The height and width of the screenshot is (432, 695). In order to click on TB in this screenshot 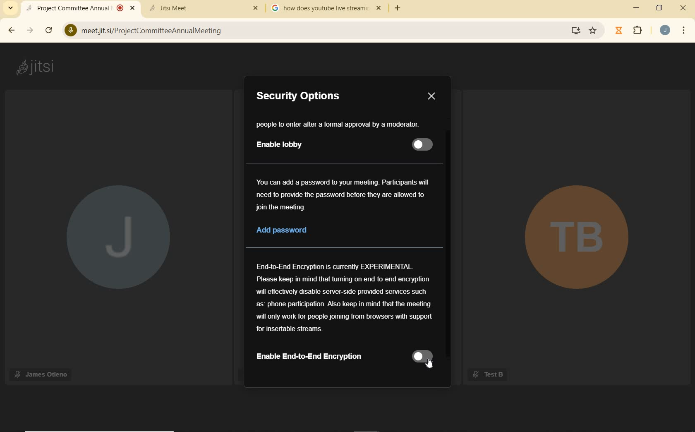, I will do `click(579, 232)`.